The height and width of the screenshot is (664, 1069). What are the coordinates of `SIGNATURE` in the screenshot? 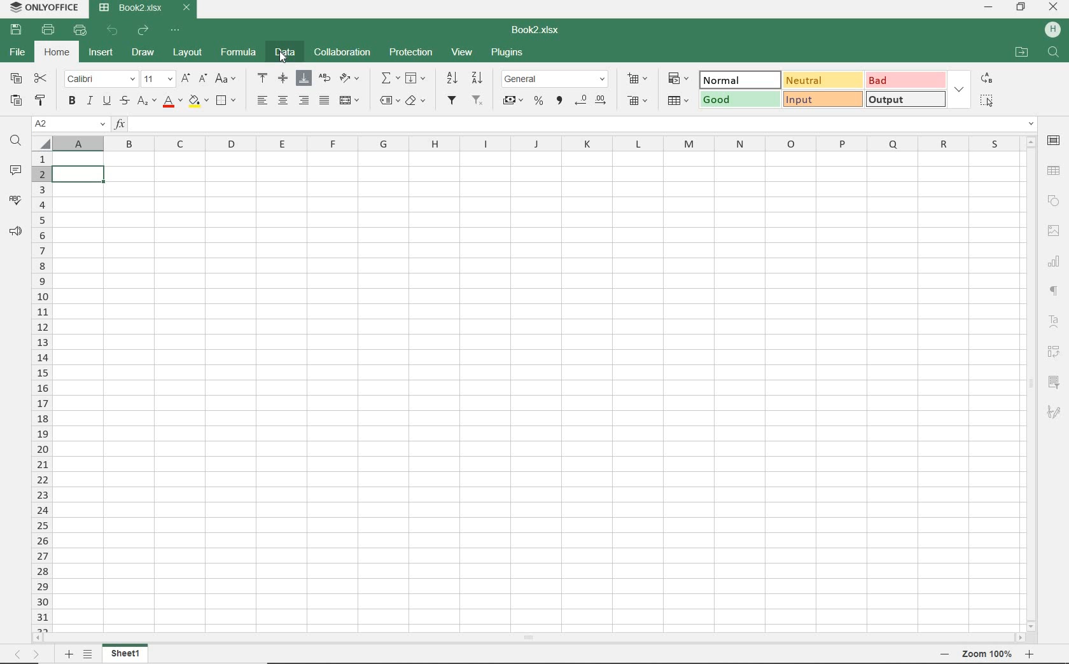 It's located at (1053, 412).